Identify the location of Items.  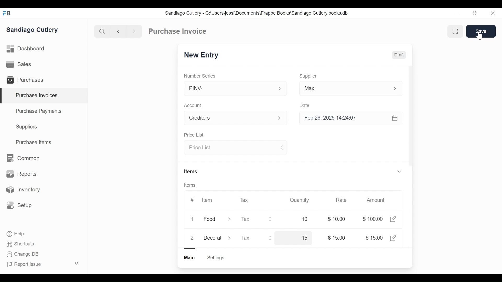
(192, 185).